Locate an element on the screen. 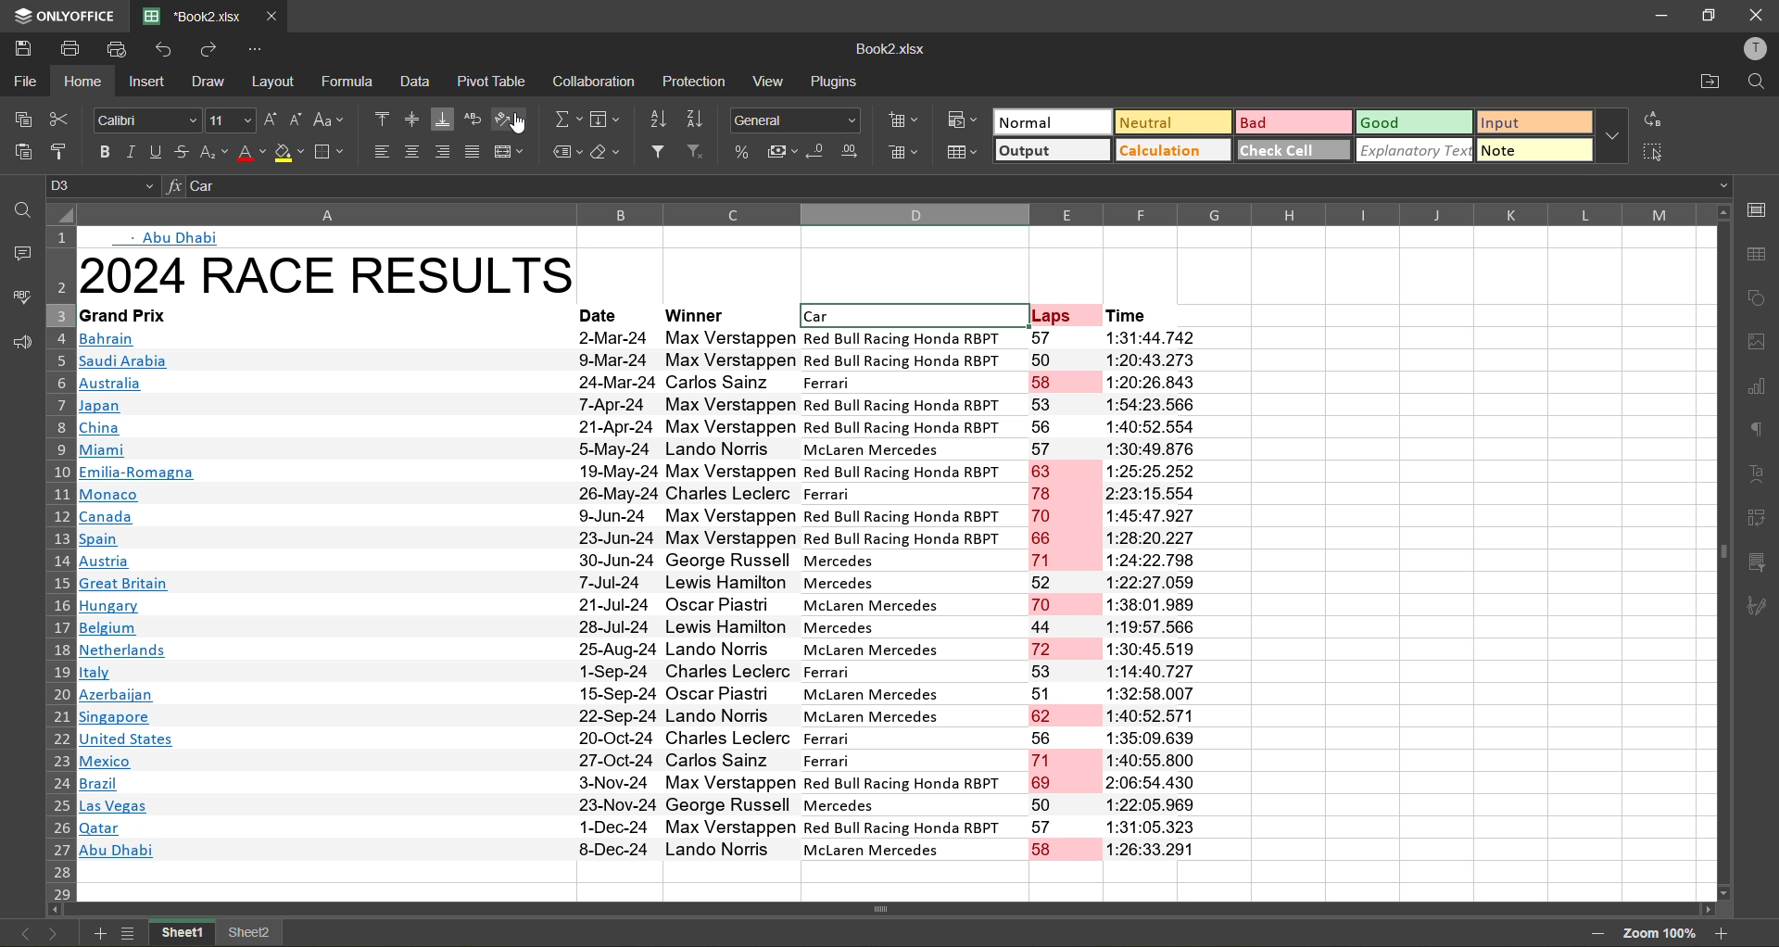 The image size is (1779, 947). redo is located at coordinates (209, 50).